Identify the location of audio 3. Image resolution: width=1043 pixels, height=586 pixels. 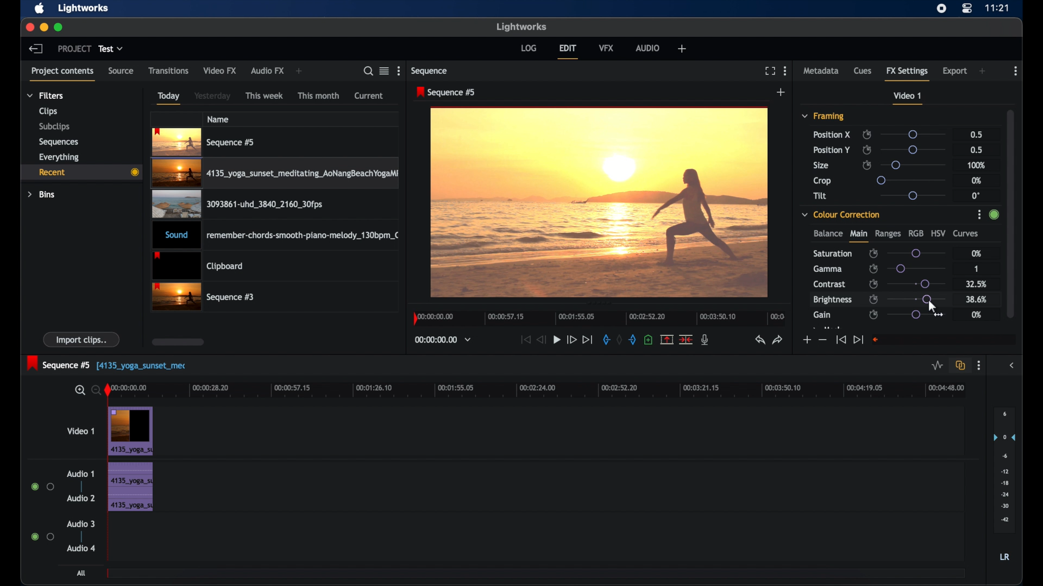
(81, 524).